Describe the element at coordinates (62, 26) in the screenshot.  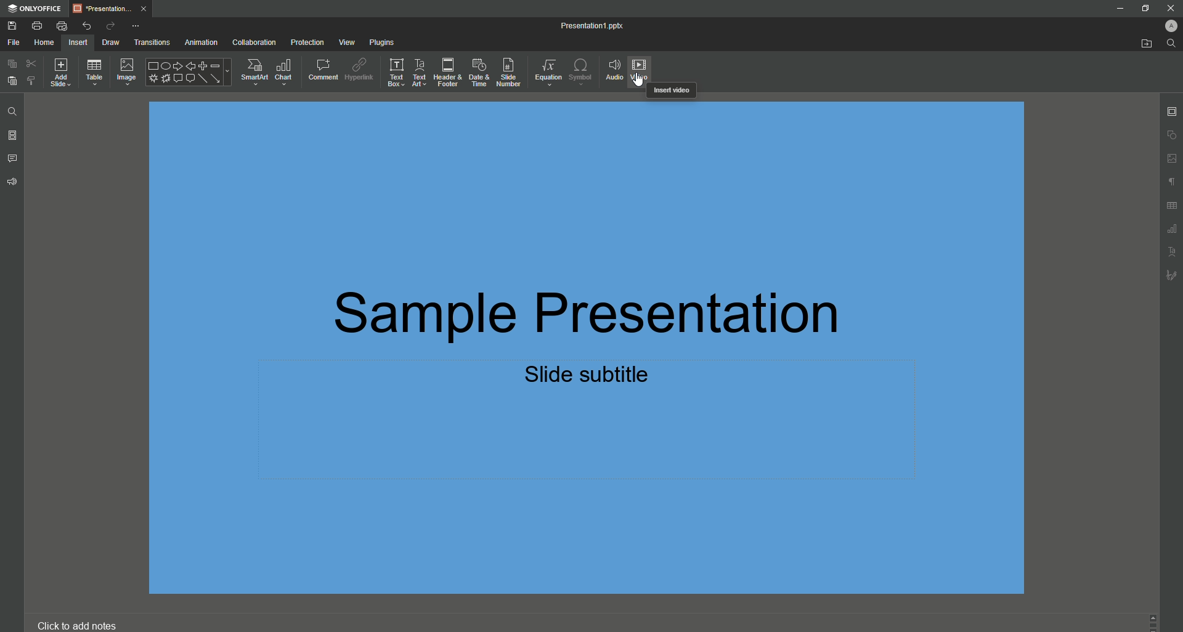
I see `Quick Print` at that location.